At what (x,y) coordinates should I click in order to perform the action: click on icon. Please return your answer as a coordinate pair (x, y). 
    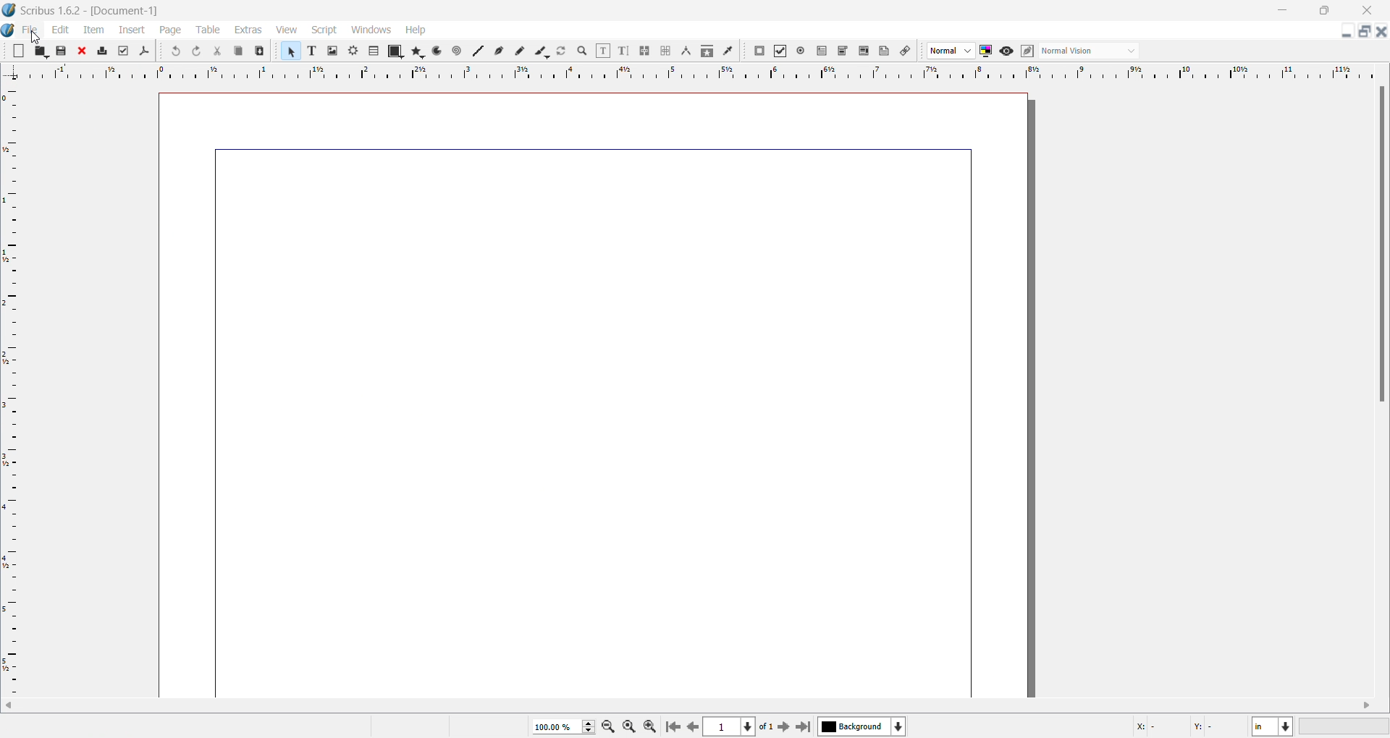
    Looking at the image, I should click on (665, 49).